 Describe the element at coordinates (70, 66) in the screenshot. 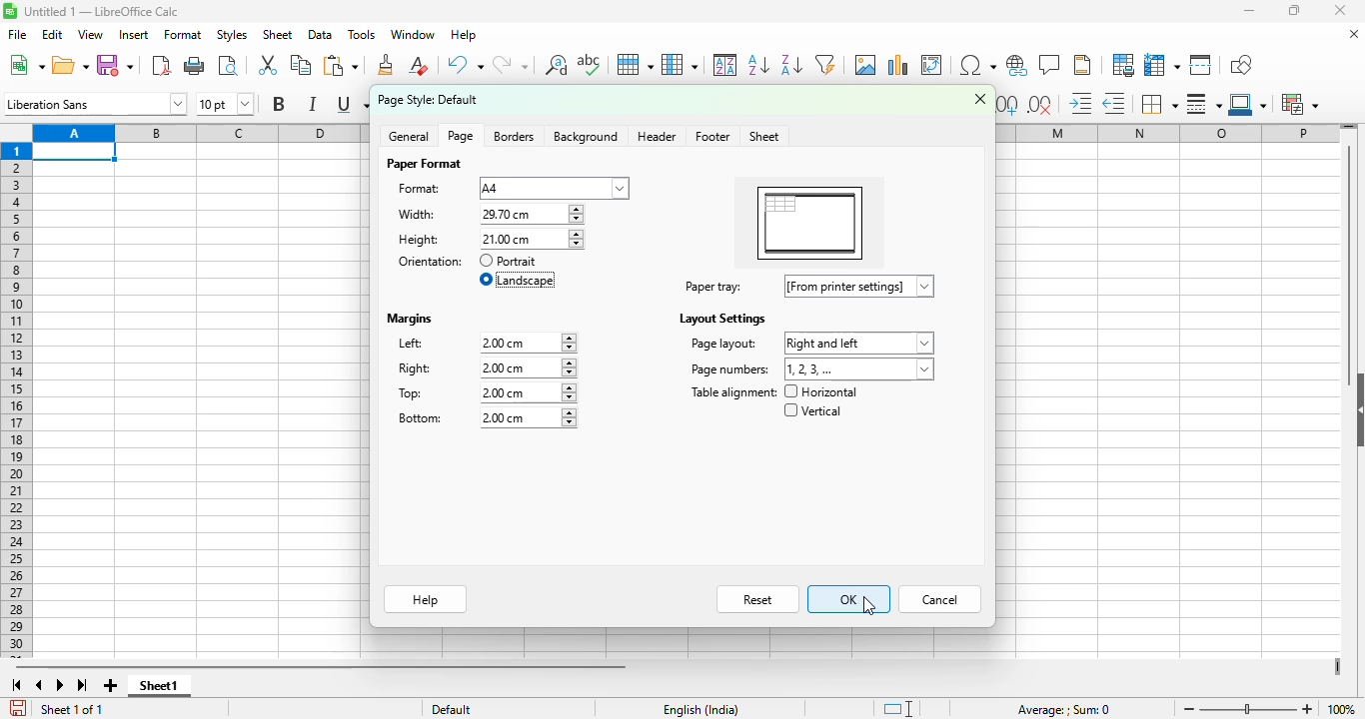

I see `open` at that location.